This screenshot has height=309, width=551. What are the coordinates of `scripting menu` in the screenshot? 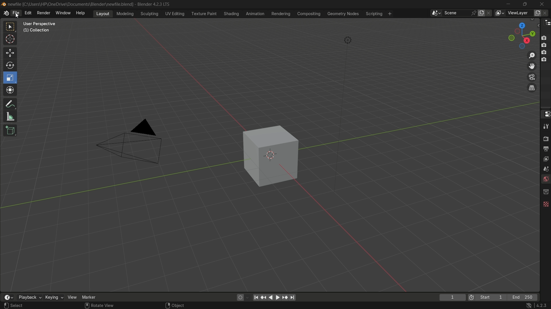 It's located at (373, 14).